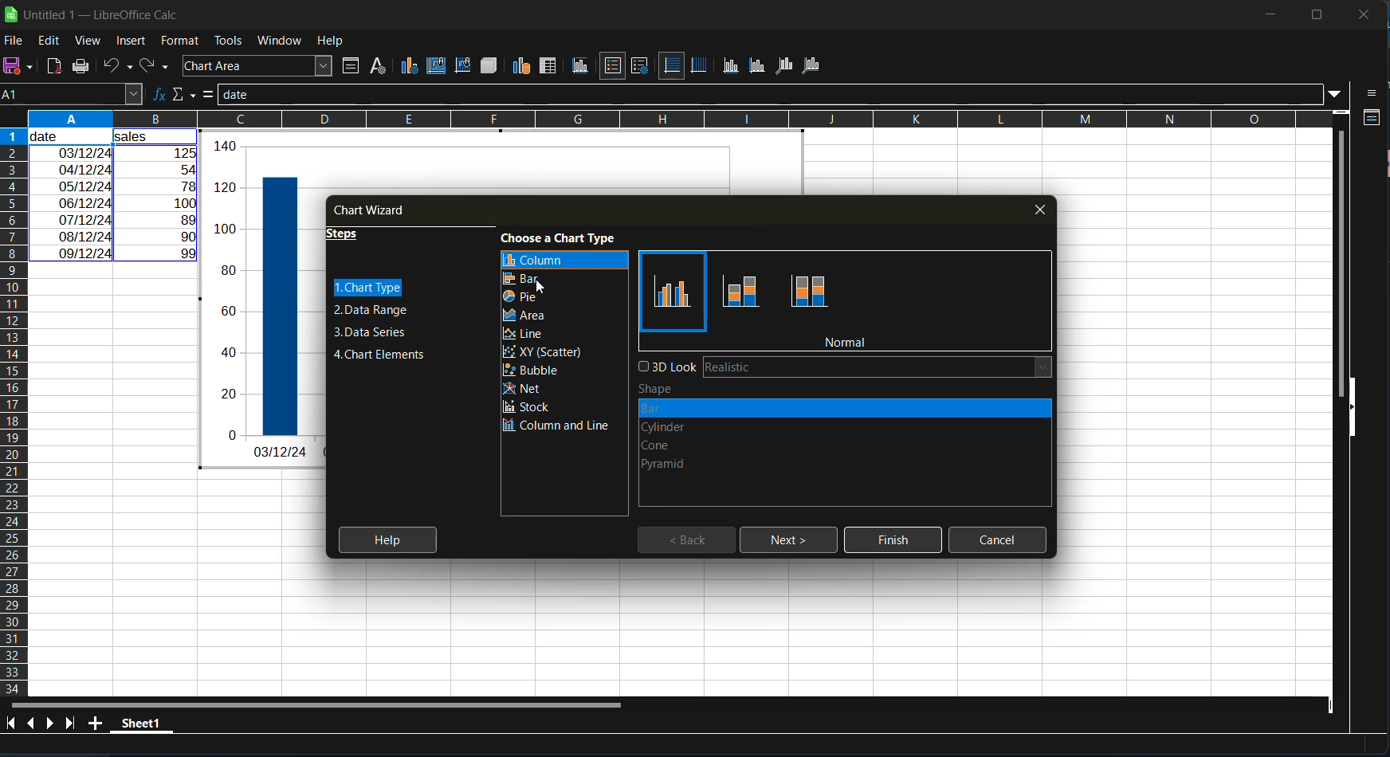  Describe the element at coordinates (119, 65) in the screenshot. I see `undo` at that location.